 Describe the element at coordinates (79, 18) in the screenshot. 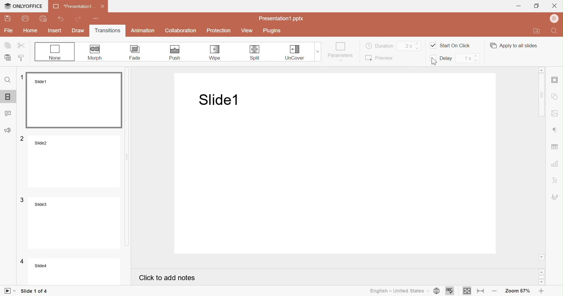

I see `Redo` at that location.